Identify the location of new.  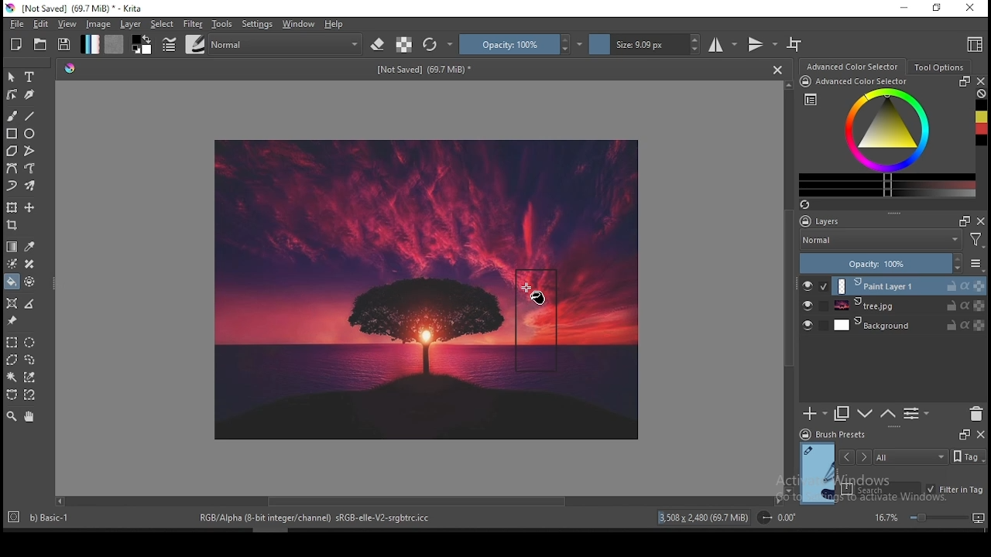
(17, 44).